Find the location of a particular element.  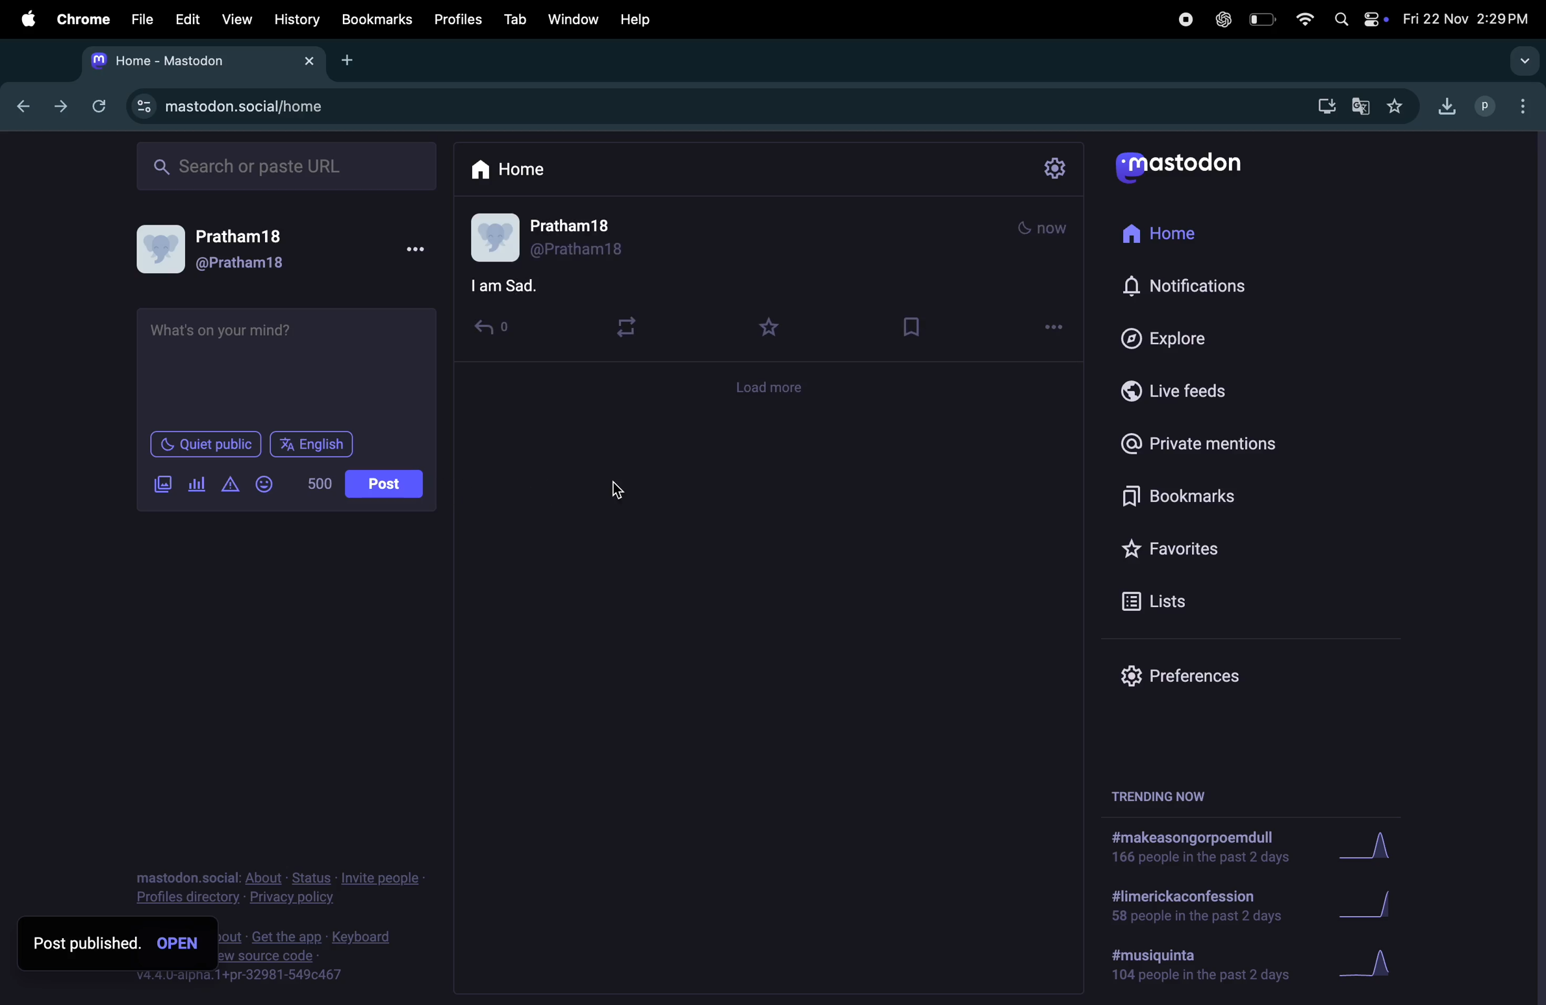

close tabs is located at coordinates (312, 62).